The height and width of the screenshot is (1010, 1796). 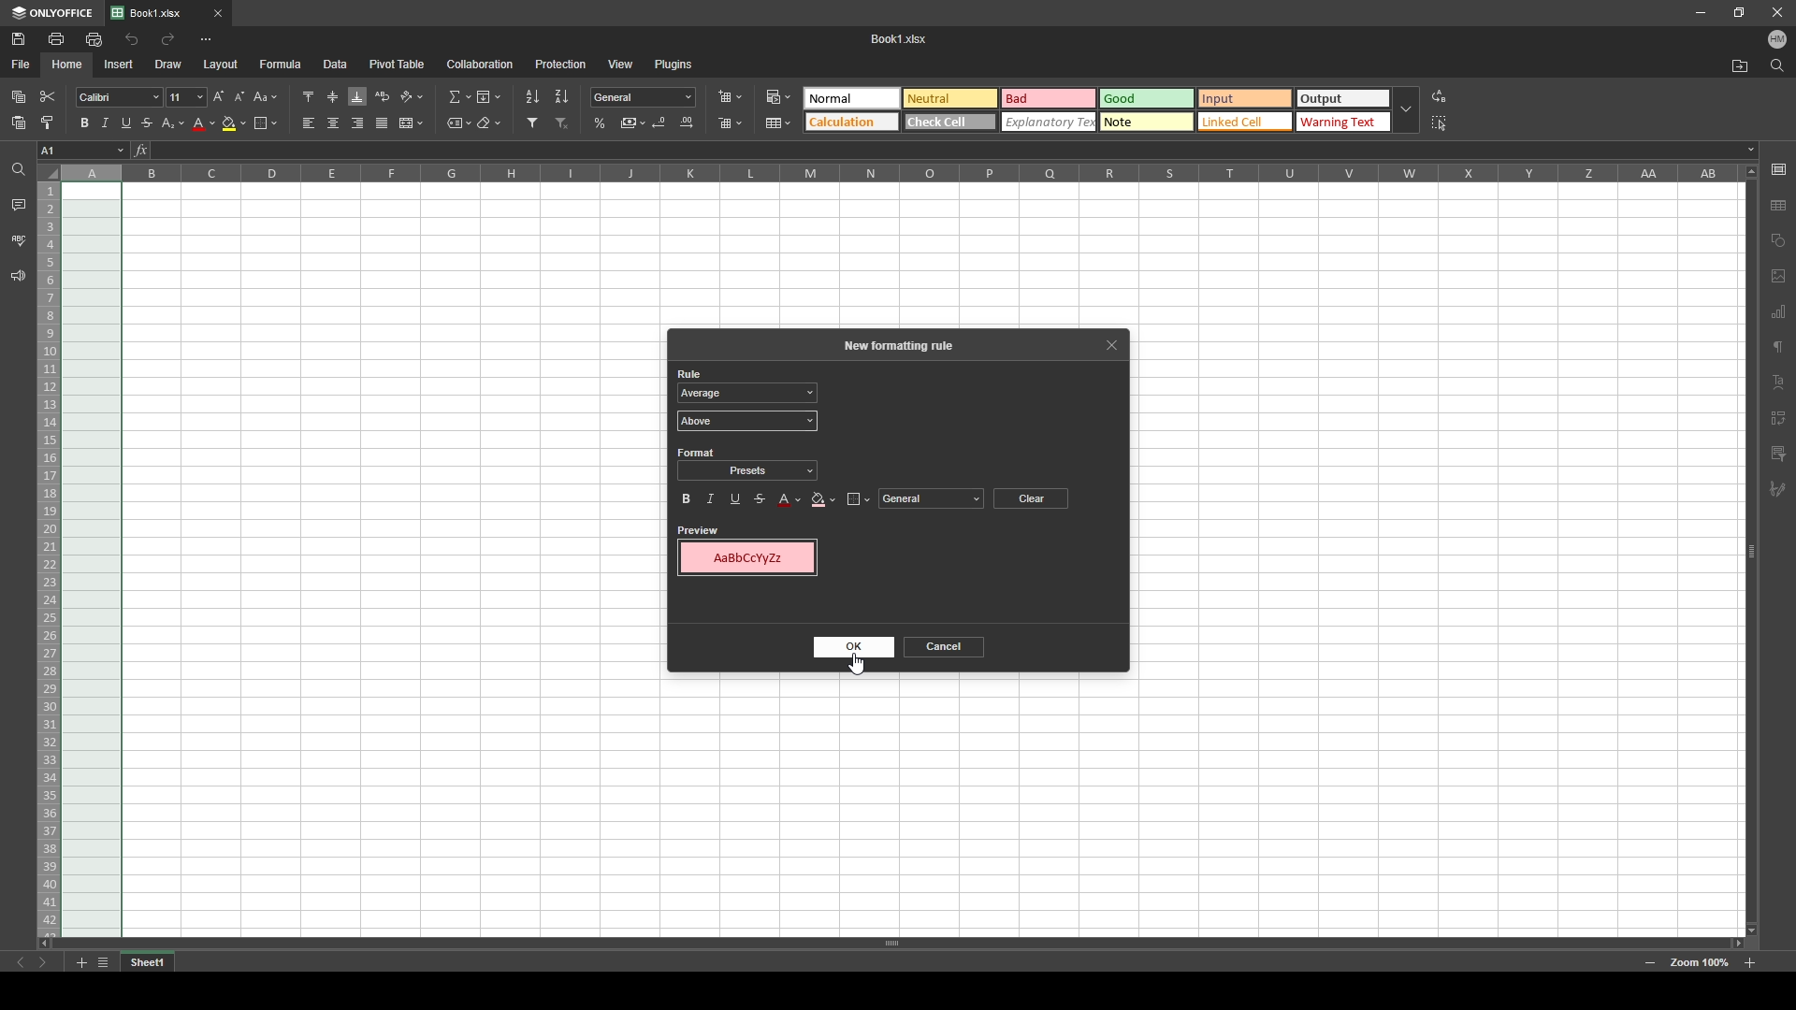 I want to click on next, so click(x=43, y=963).